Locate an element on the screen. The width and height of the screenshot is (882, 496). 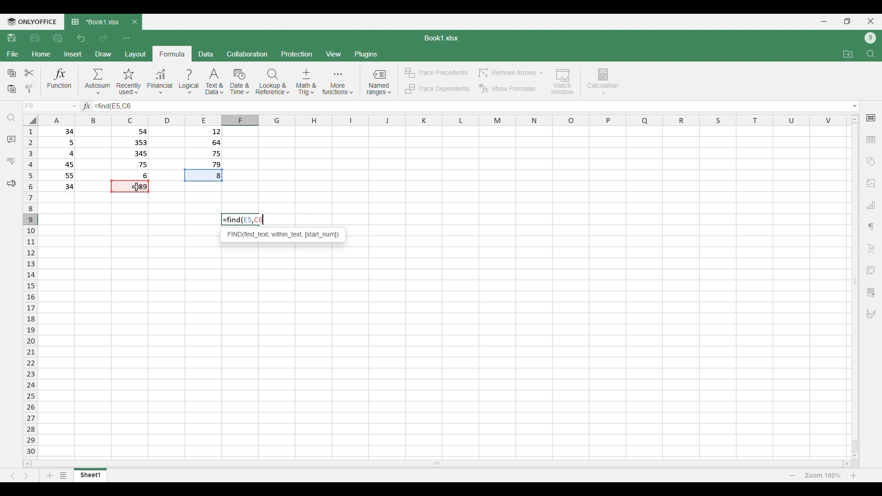
Current set of cells is located at coordinates (444, 352).